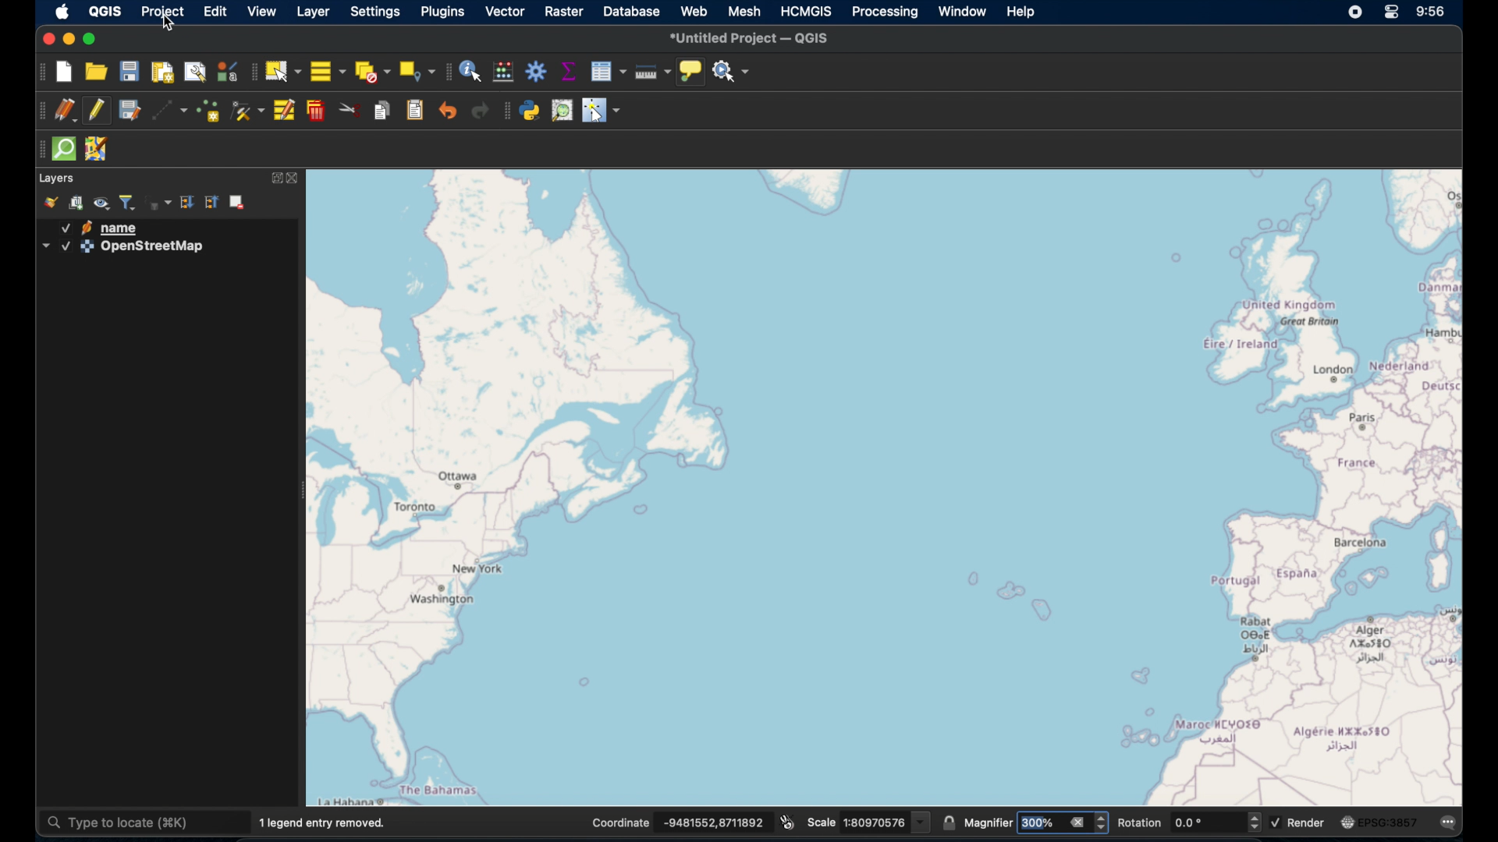 This screenshot has width=1498, height=842. Describe the element at coordinates (447, 110) in the screenshot. I see `undo` at that location.